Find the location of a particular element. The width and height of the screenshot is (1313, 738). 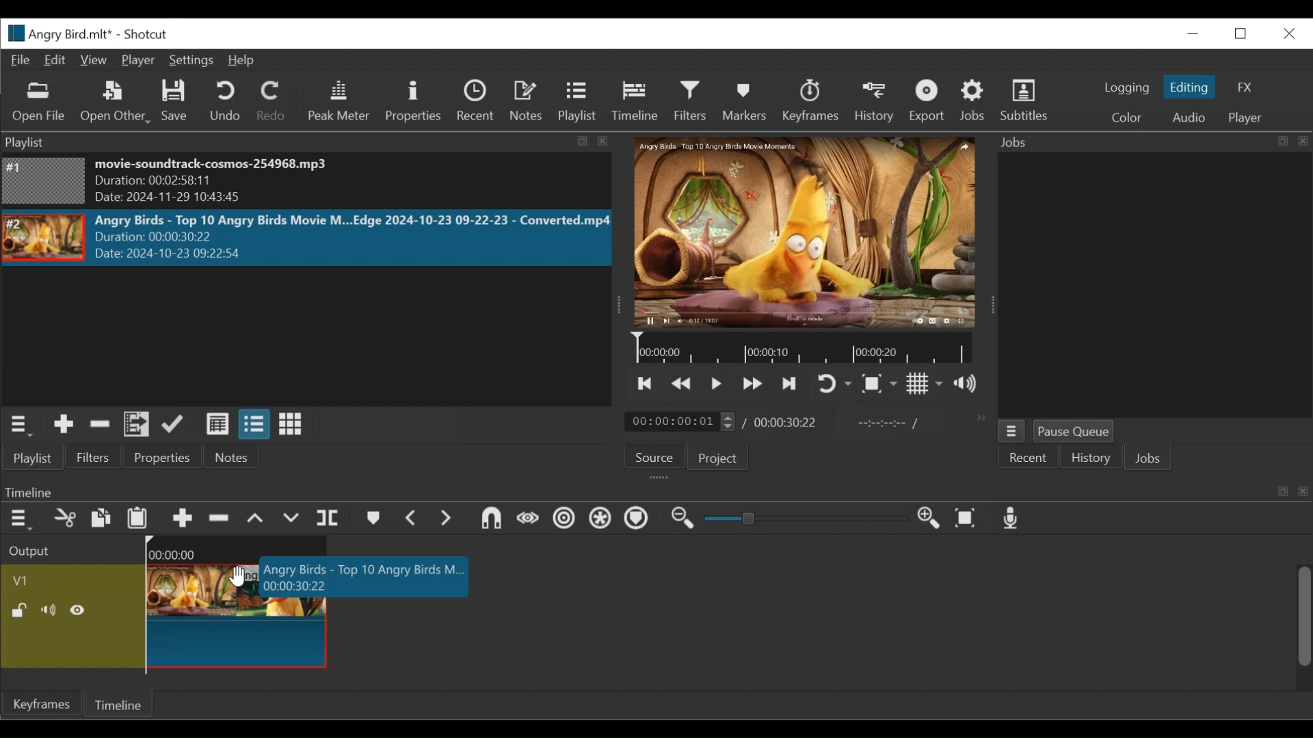

Exort is located at coordinates (929, 102).